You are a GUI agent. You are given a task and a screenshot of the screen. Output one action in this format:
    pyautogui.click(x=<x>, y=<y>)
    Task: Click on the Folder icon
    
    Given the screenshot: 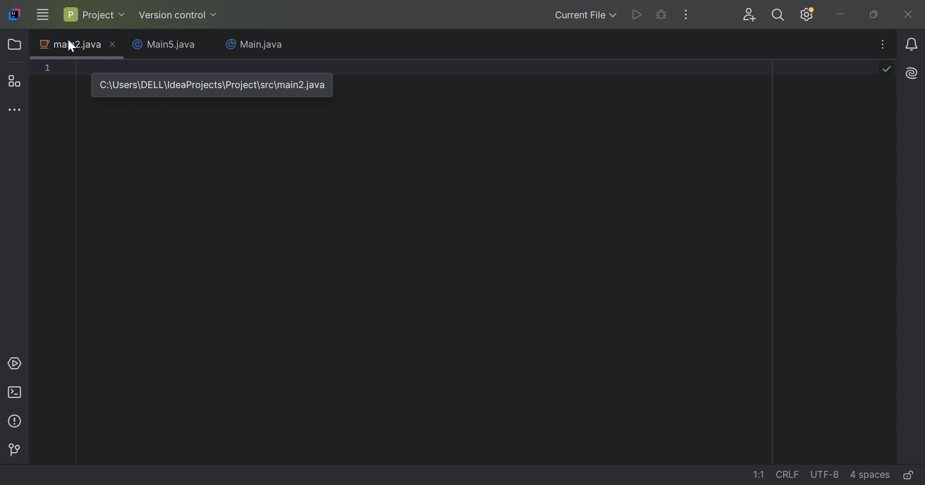 What is the action you would take?
    pyautogui.click(x=16, y=44)
    